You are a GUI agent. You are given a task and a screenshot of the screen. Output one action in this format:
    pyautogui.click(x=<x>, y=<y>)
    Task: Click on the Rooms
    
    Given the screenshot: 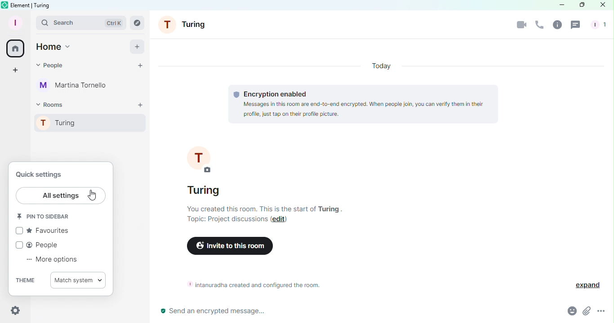 What is the action you would take?
    pyautogui.click(x=138, y=22)
    